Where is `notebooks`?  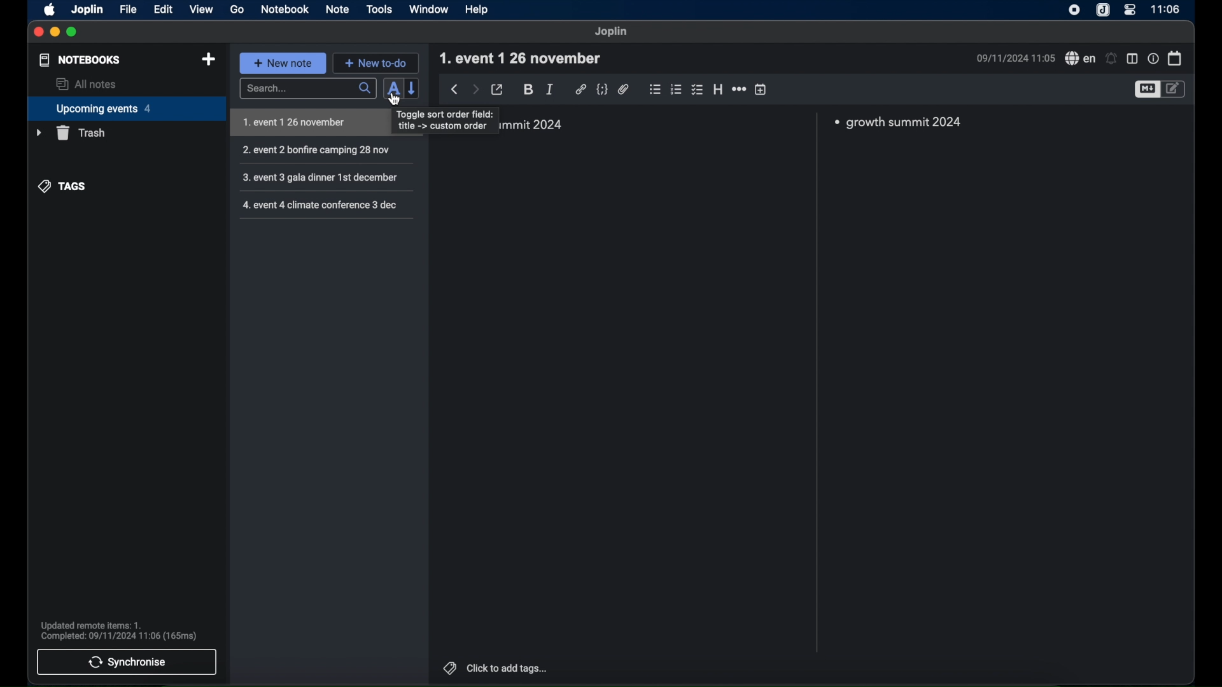 notebooks is located at coordinates (80, 60).